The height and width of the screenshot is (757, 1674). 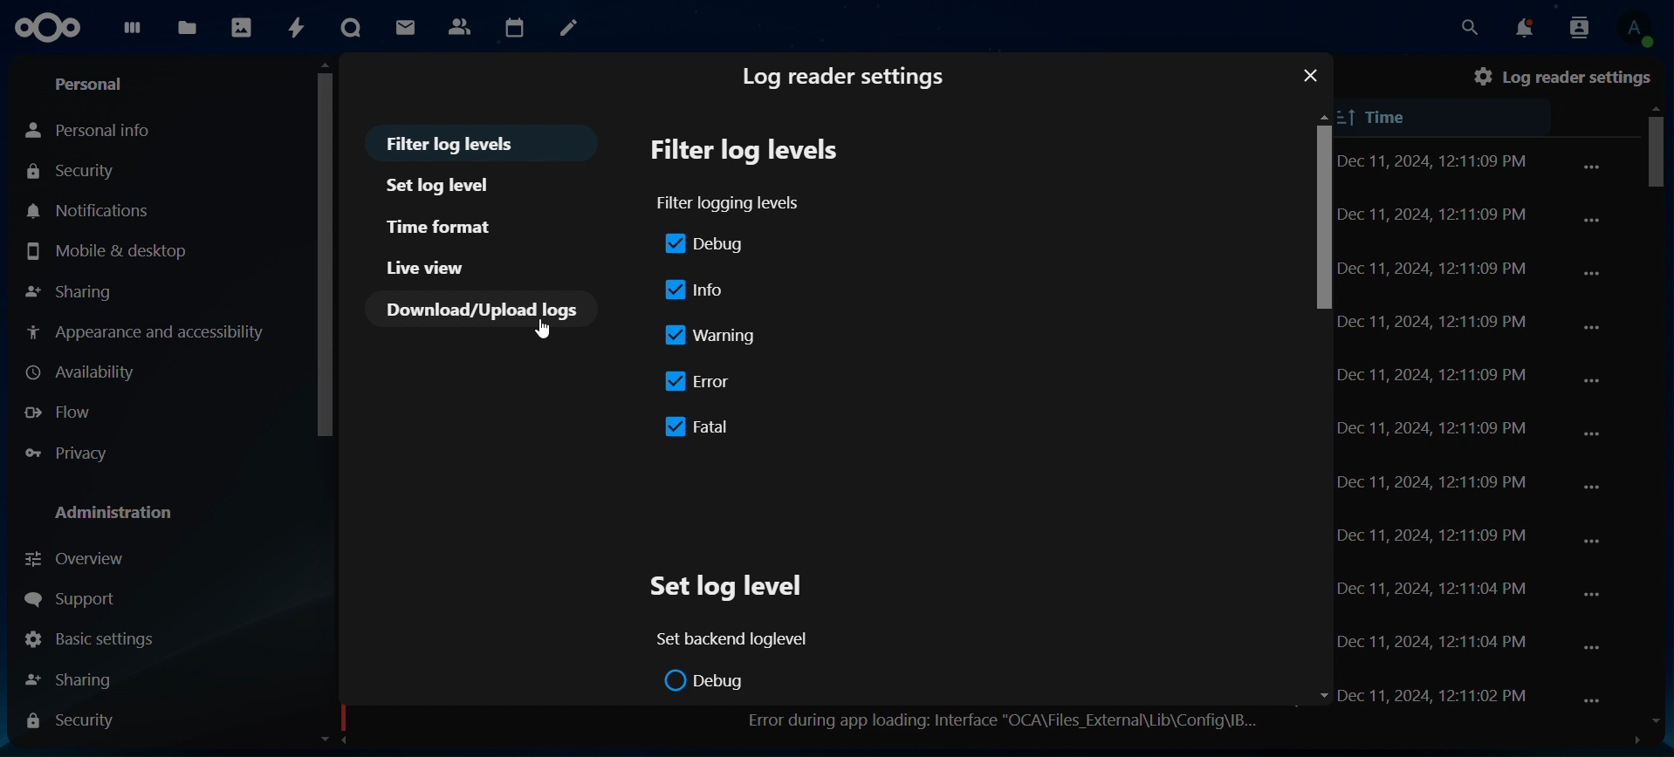 I want to click on search contacts, so click(x=1574, y=26).